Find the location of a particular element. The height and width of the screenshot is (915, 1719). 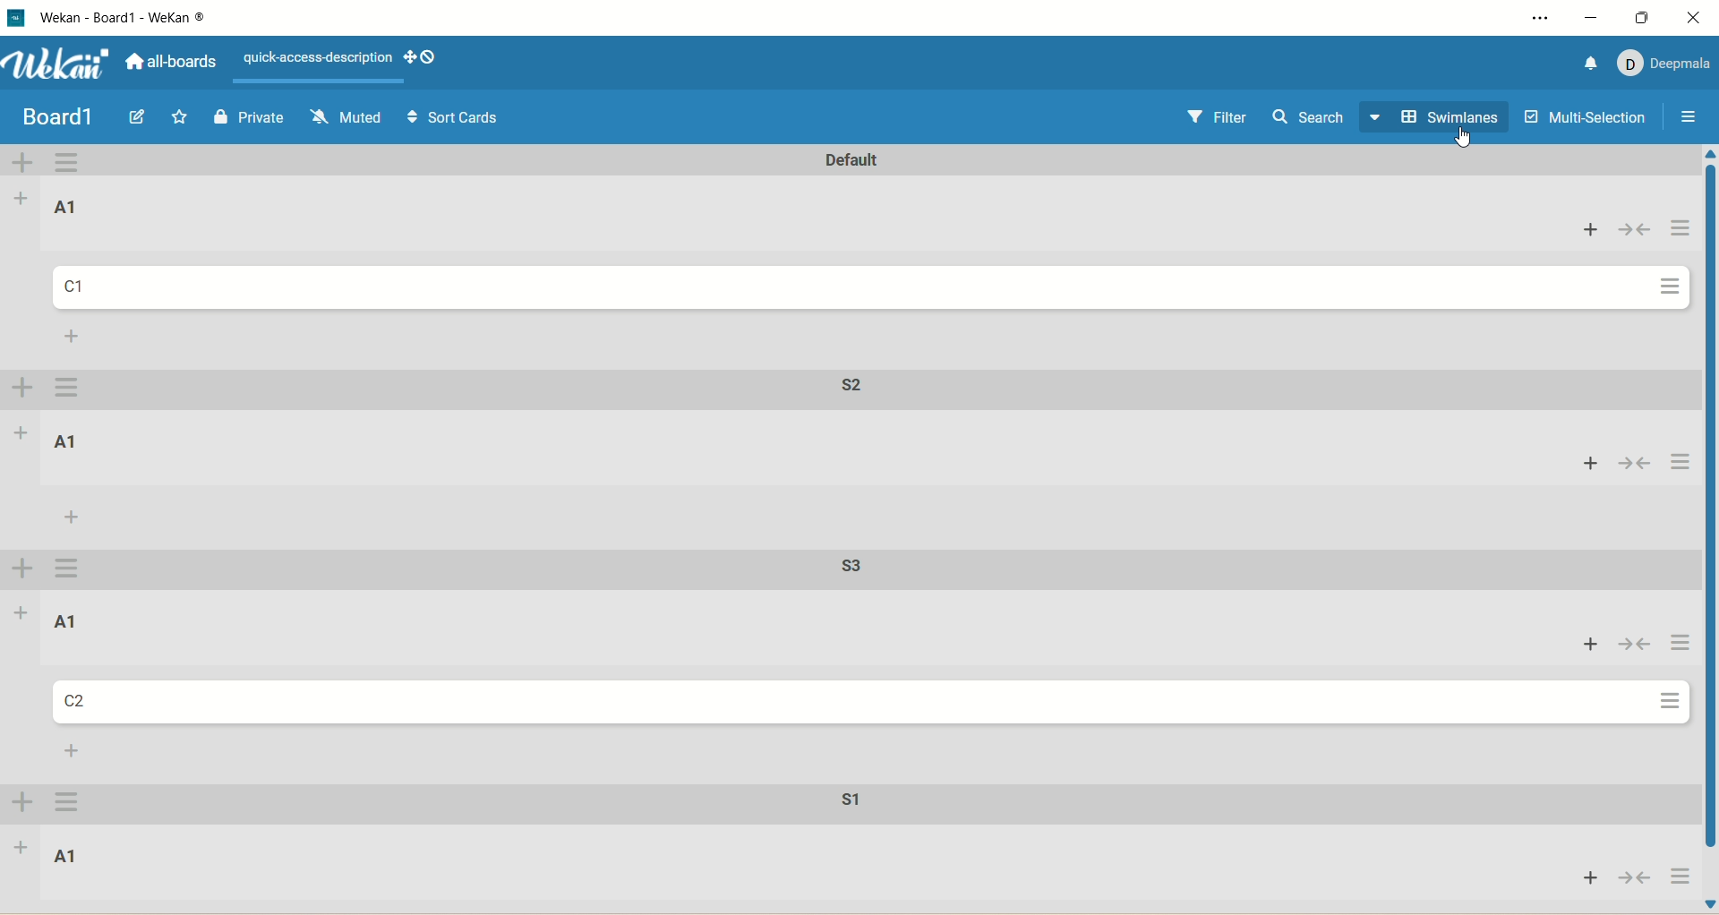

collapse is located at coordinates (1638, 462).